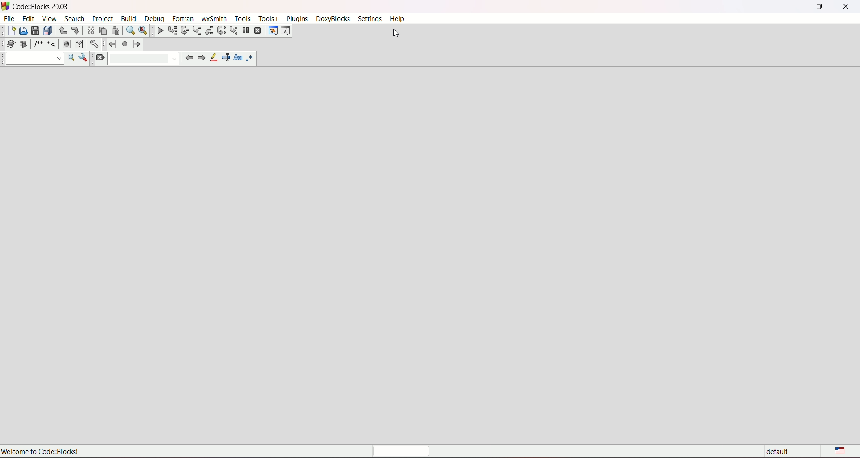 The image size is (860, 458). What do you see at coordinates (818, 7) in the screenshot?
I see `minimize/maximize` at bounding box center [818, 7].